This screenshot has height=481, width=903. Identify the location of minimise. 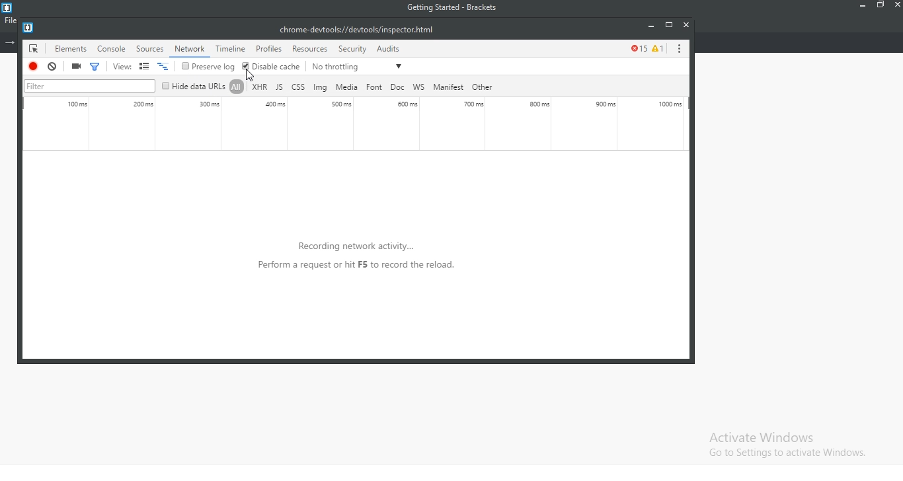
(649, 26).